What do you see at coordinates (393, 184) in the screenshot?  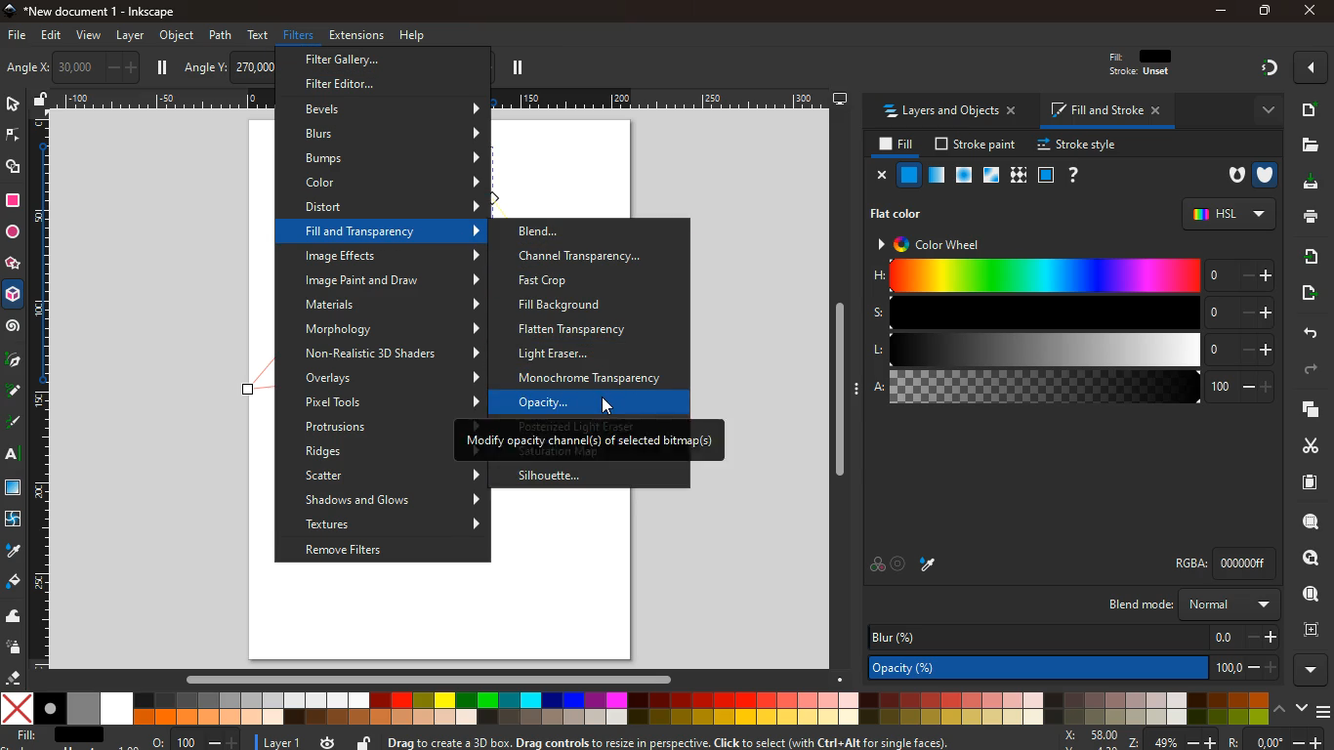 I see `color` at bounding box center [393, 184].